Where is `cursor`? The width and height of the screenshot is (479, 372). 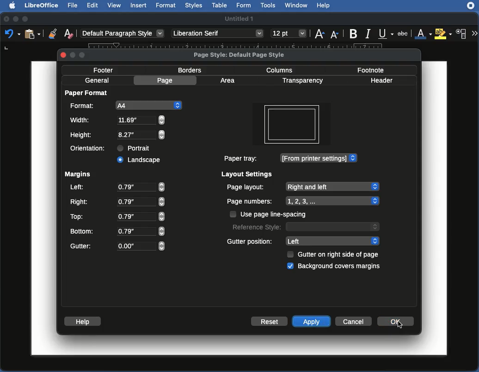 cursor is located at coordinates (400, 325).